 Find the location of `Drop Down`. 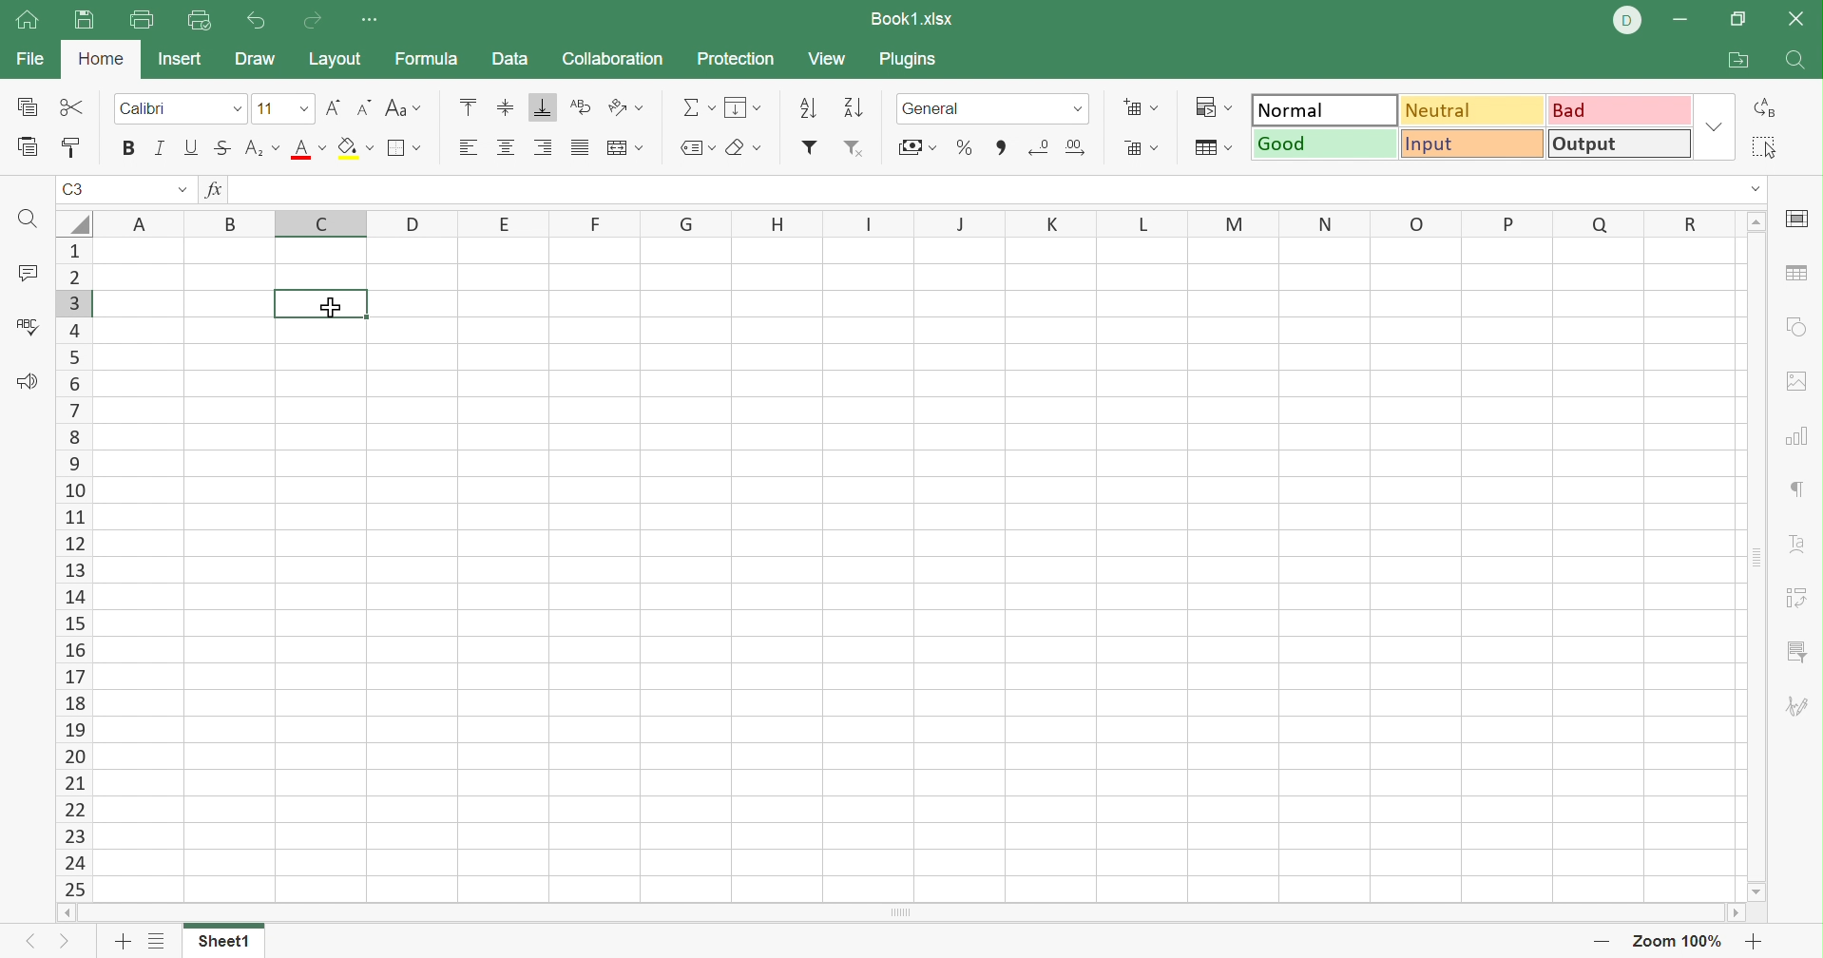

Drop Down is located at coordinates (180, 187).